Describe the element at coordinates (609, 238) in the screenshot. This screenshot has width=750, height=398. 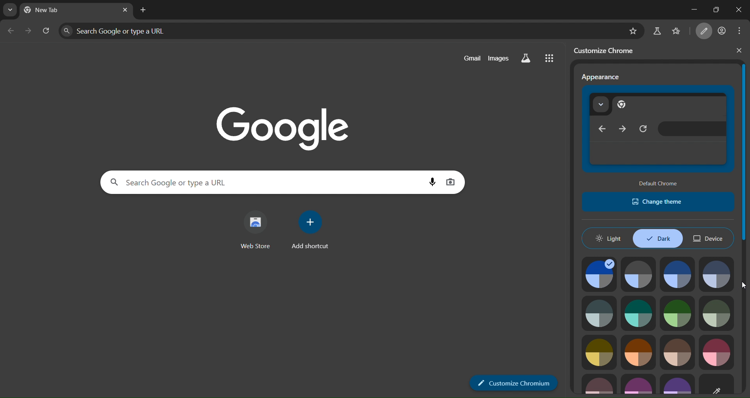
I see `light` at that location.